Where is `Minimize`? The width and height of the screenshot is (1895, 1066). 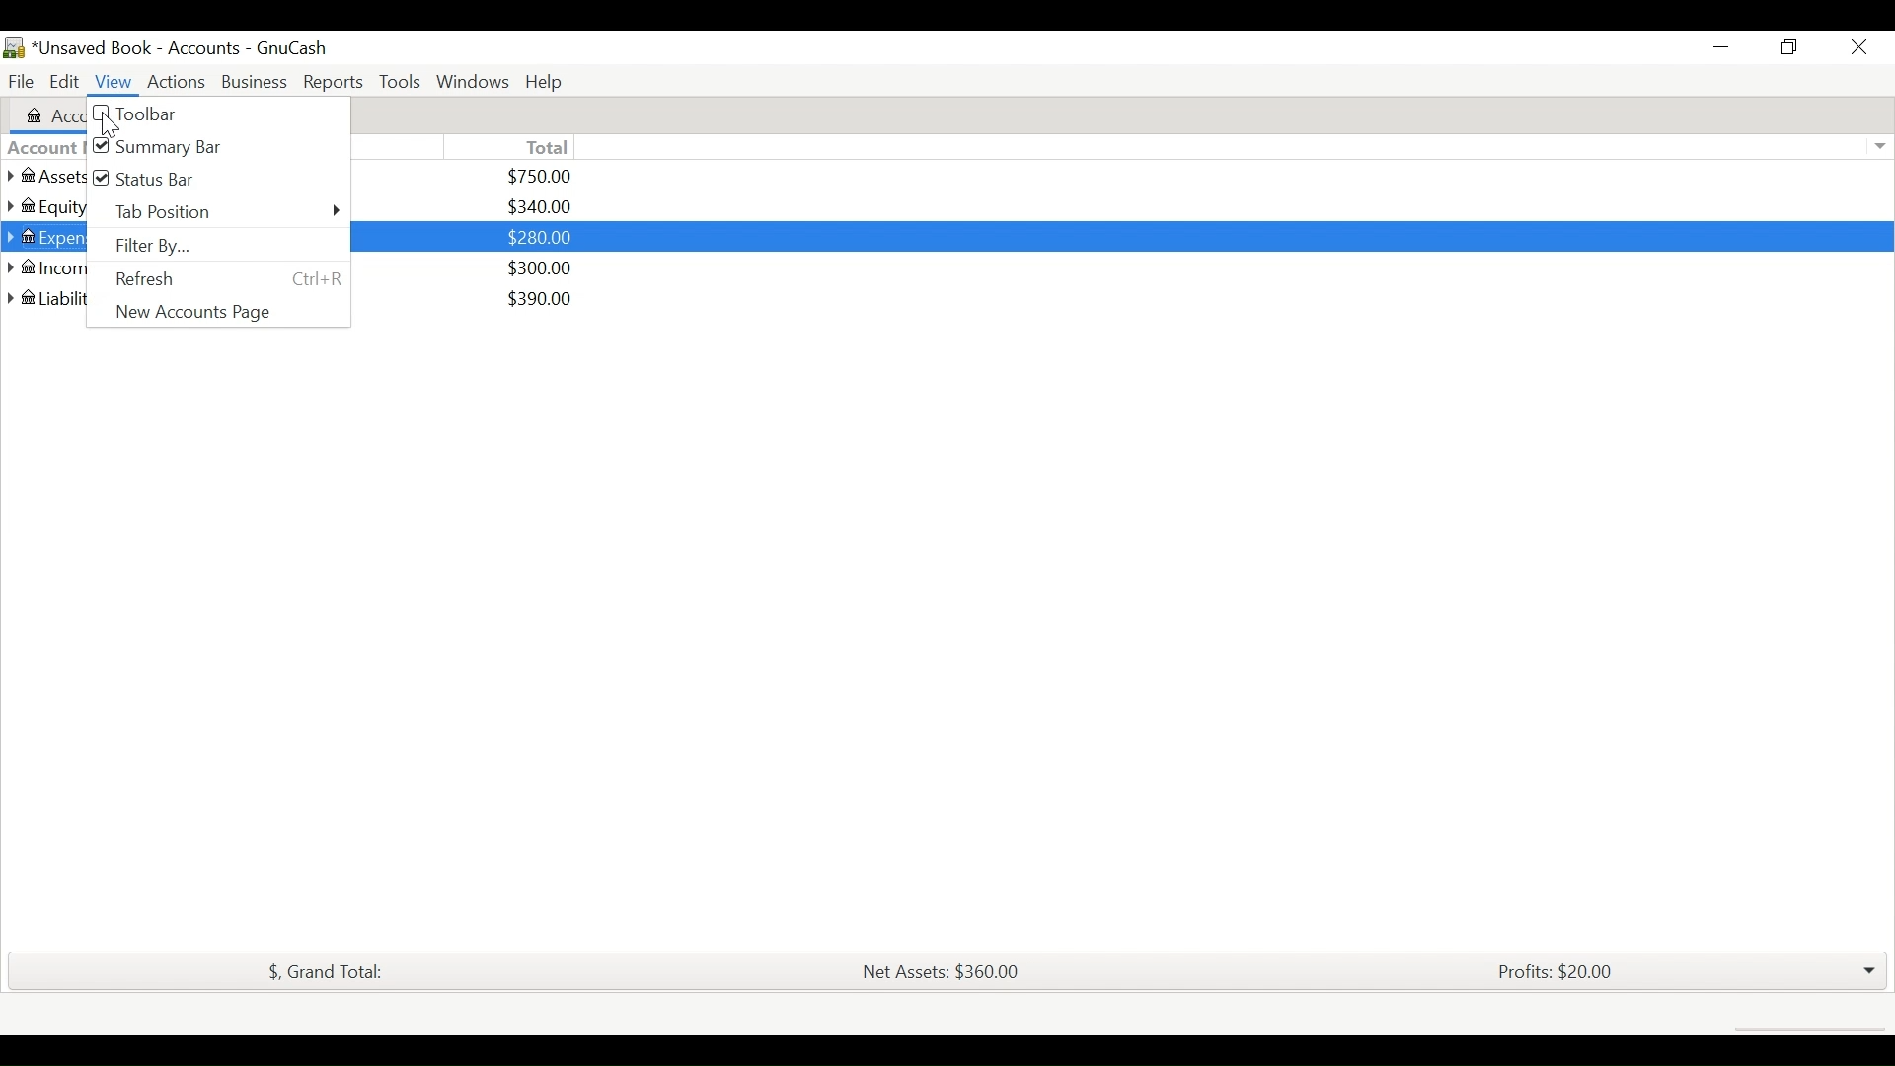
Minimize is located at coordinates (1721, 48).